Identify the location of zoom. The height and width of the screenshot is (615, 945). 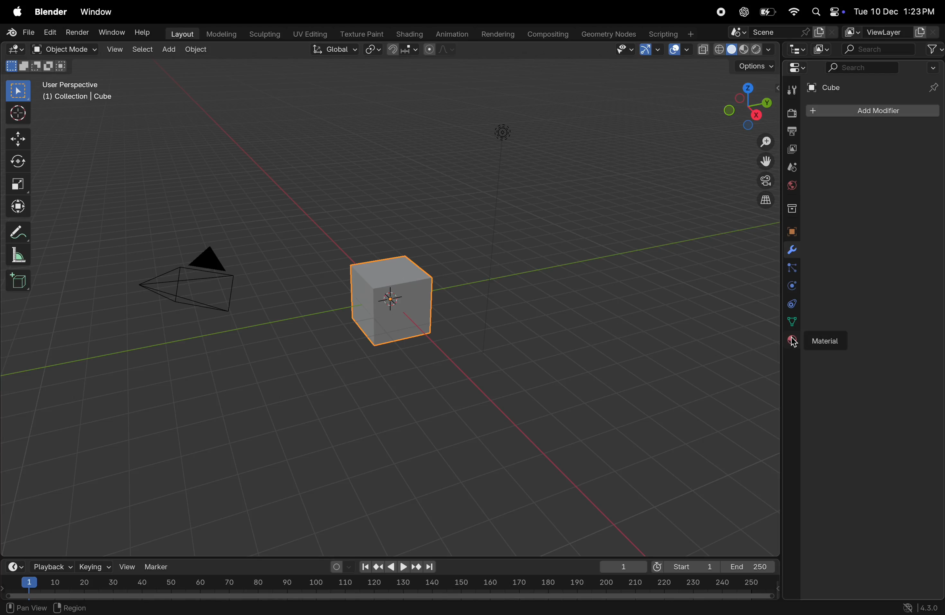
(762, 143).